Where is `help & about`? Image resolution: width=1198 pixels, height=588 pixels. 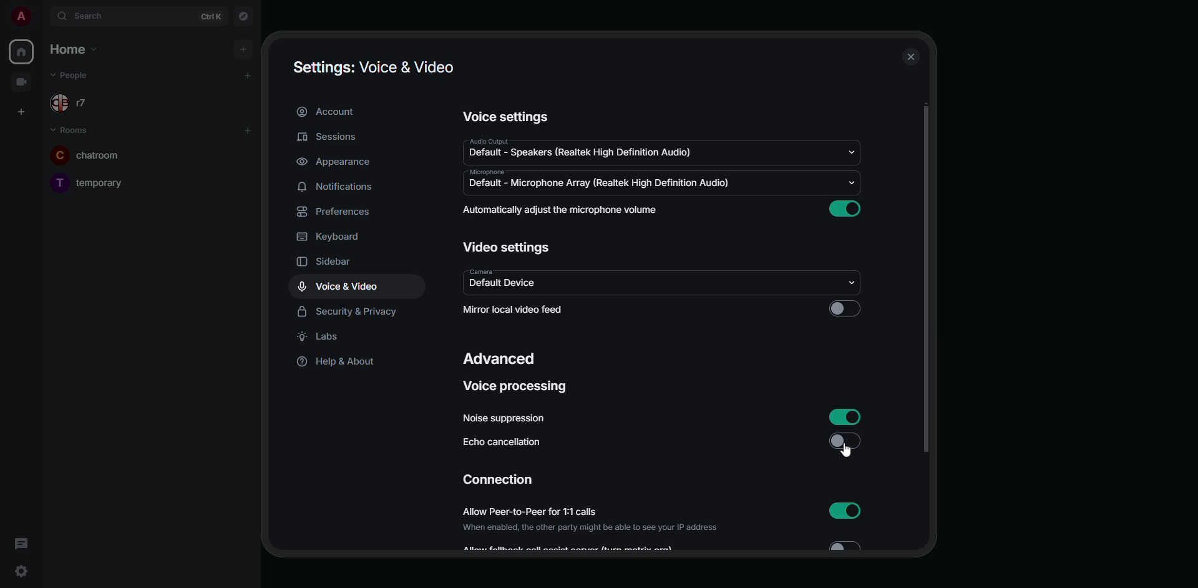 help & about is located at coordinates (337, 362).